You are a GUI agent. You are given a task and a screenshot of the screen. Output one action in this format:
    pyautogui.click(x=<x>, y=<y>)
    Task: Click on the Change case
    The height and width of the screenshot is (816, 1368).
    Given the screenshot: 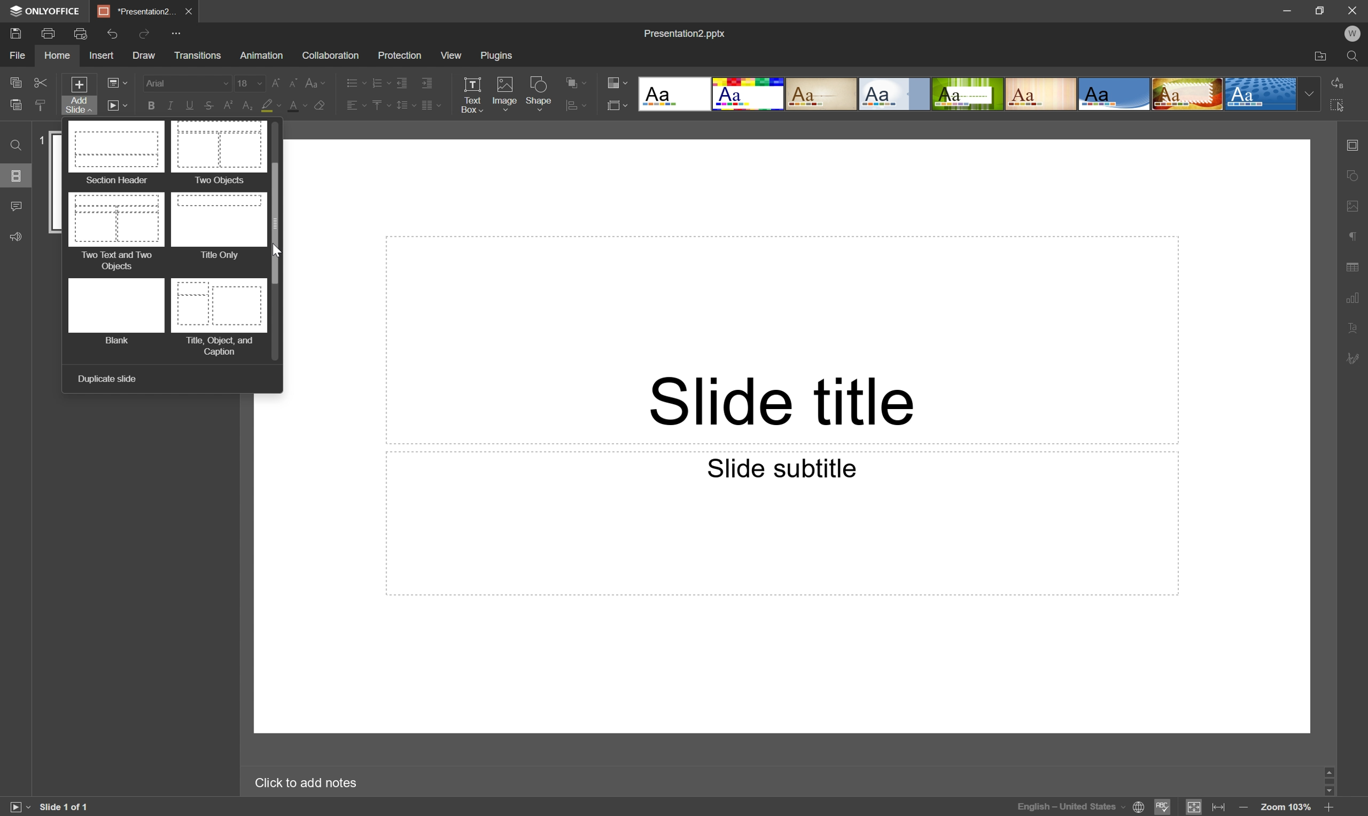 What is the action you would take?
    pyautogui.click(x=317, y=80)
    